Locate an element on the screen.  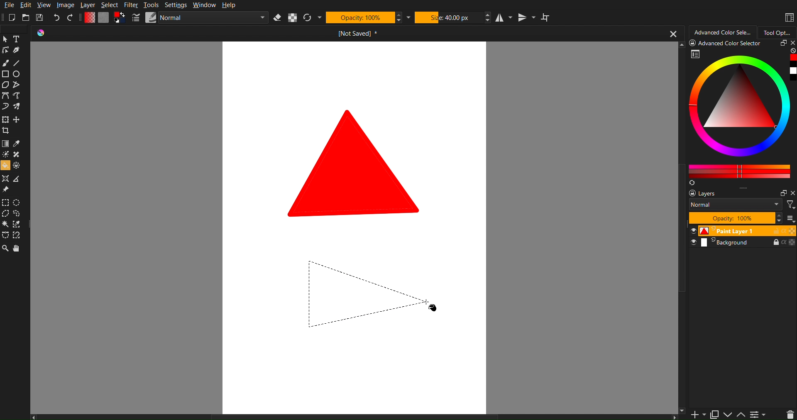
Cursor is located at coordinates (5, 215).